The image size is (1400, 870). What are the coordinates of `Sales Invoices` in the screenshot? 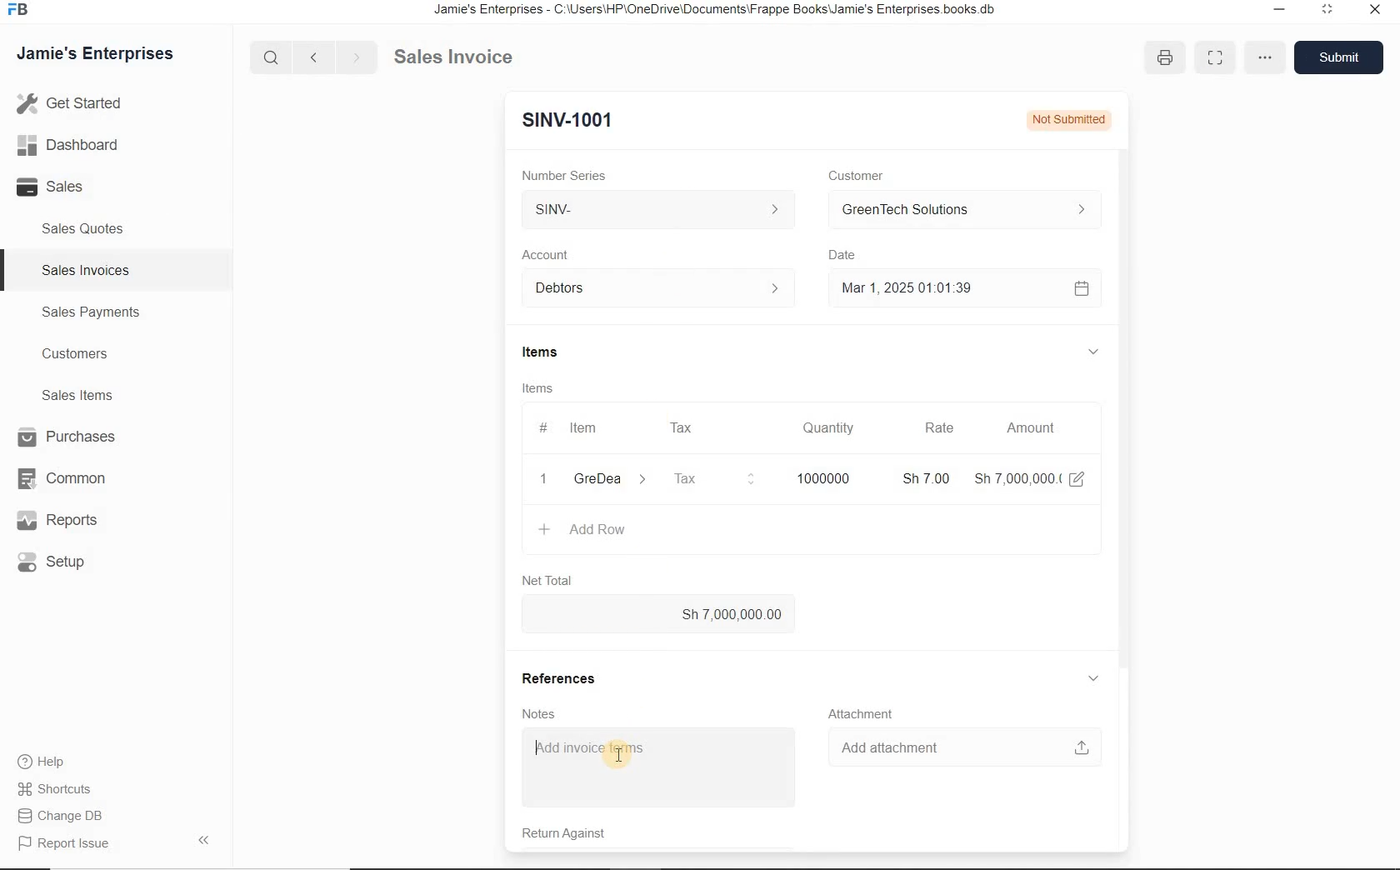 It's located at (83, 269).